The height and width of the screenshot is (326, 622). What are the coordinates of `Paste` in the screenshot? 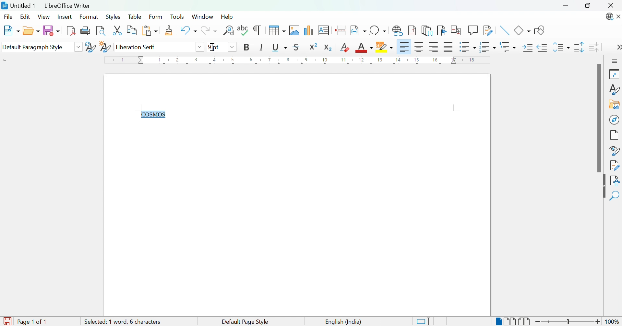 It's located at (149, 31).